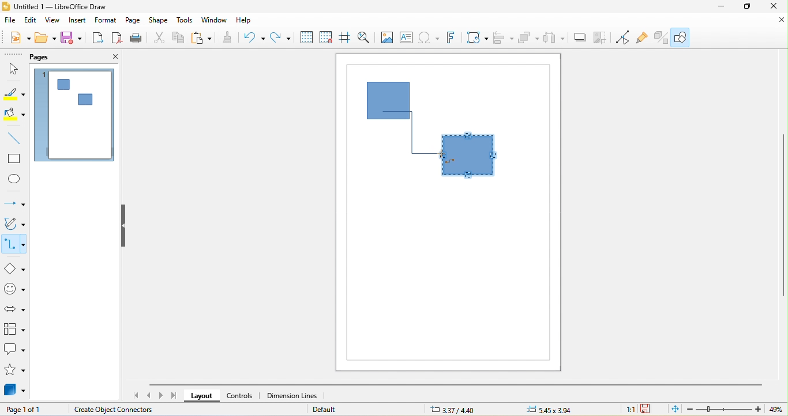  What do you see at coordinates (205, 396) in the screenshot?
I see `layout` at bounding box center [205, 396].